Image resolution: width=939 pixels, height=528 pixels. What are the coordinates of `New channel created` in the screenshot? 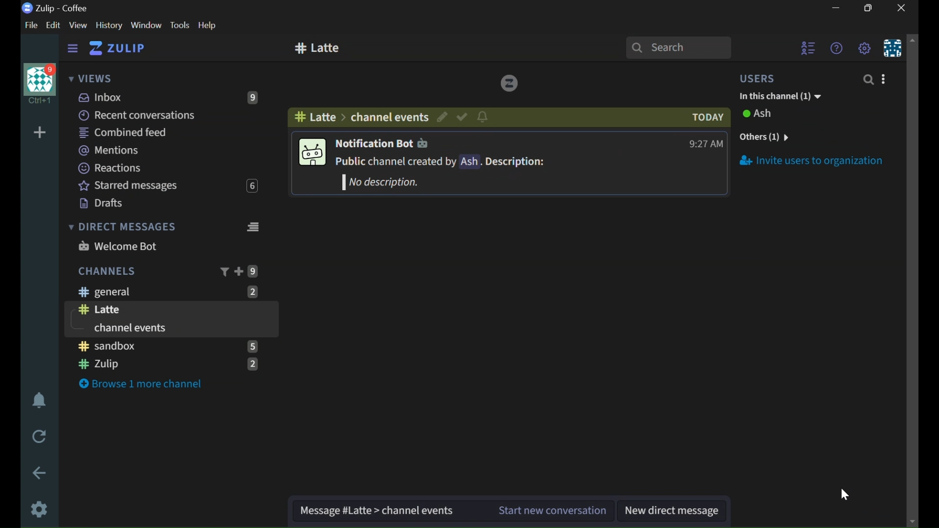 It's located at (105, 310).